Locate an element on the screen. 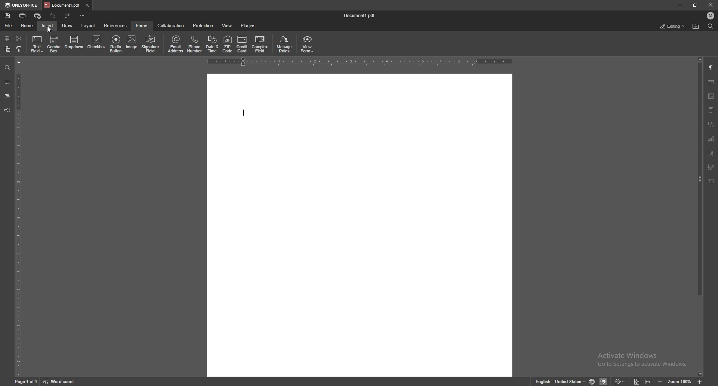 The width and height of the screenshot is (718, 386). dropdown is located at coordinates (74, 44).